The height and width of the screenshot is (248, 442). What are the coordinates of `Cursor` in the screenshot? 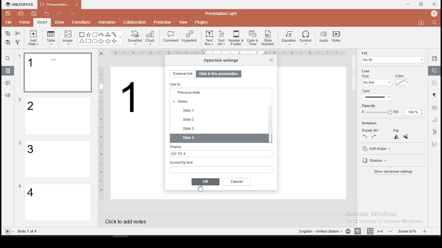 It's located at (200, 190).